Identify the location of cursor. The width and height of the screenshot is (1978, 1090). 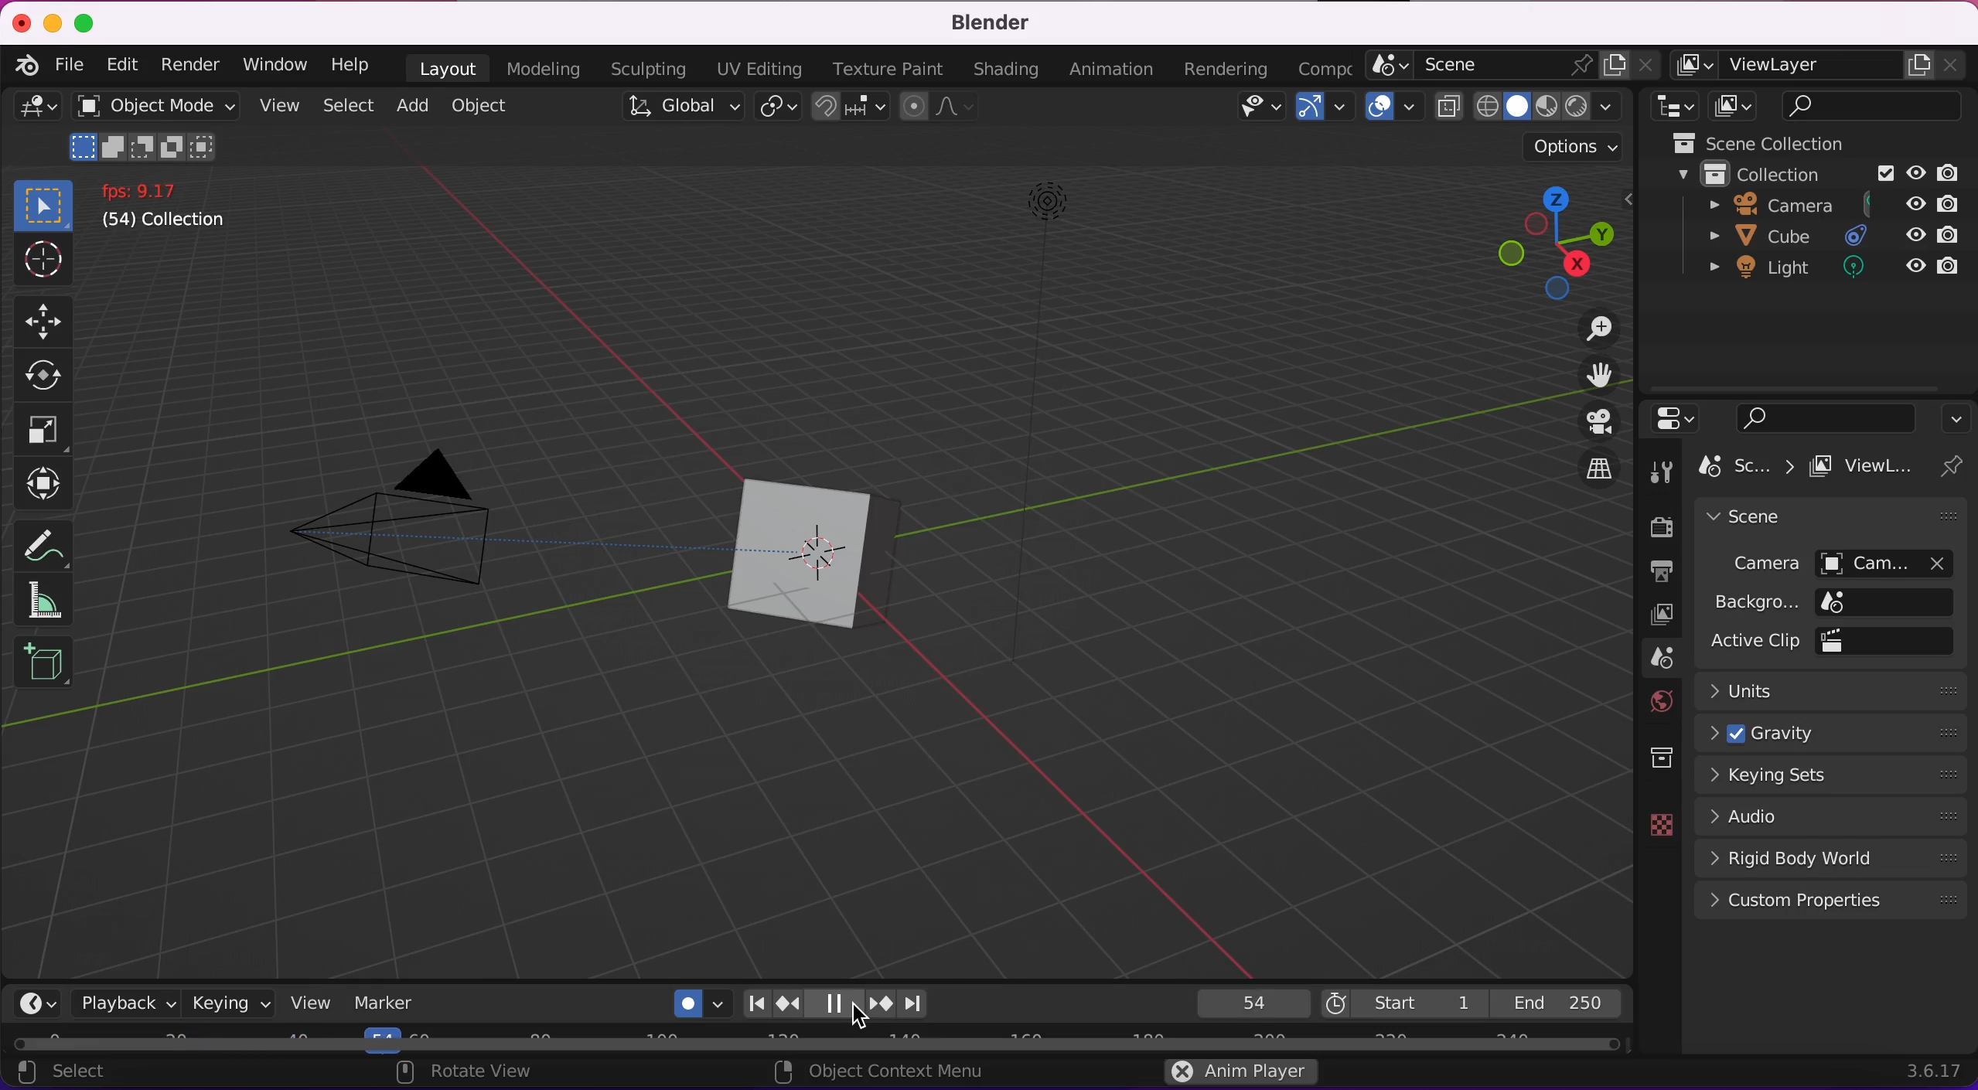
(857, 1019).